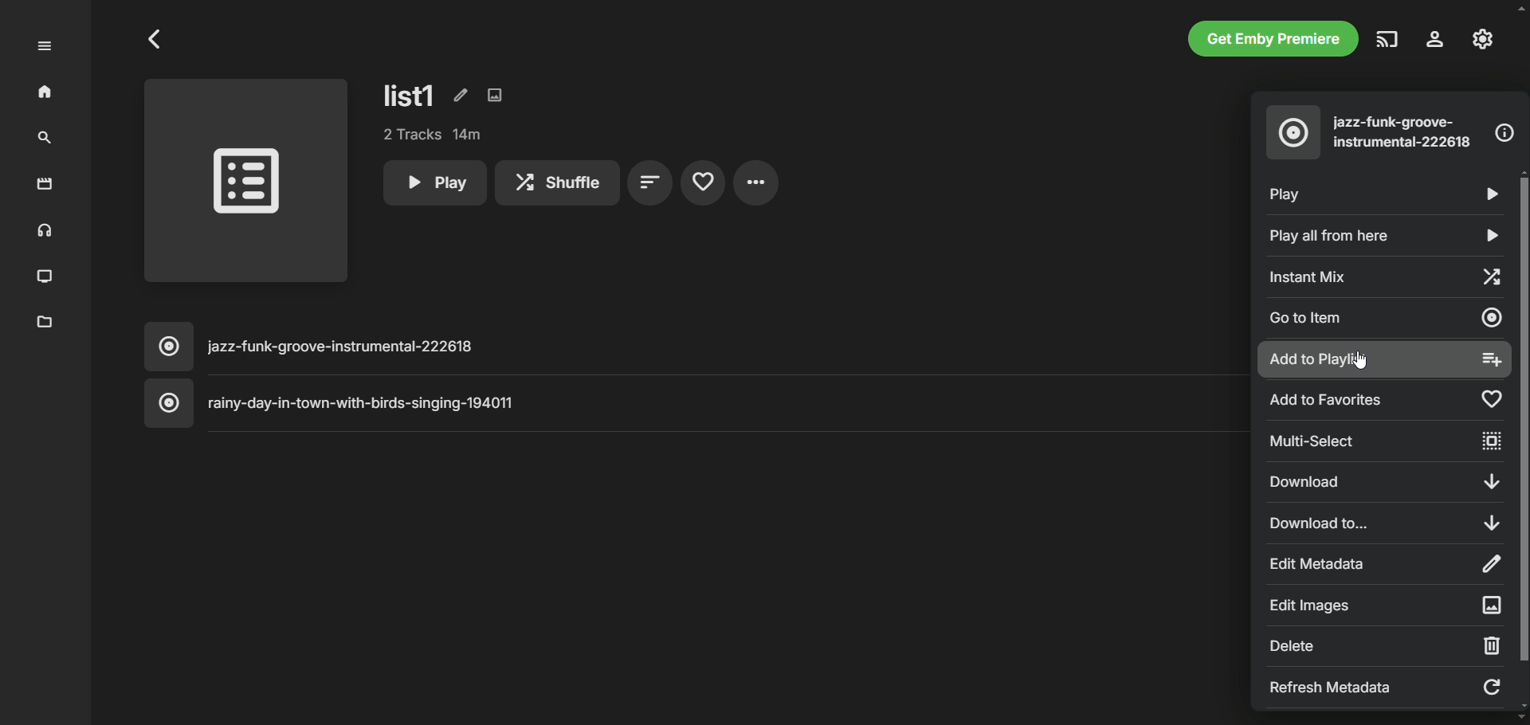  I want to click on add to favorites, so click(1386, 401).